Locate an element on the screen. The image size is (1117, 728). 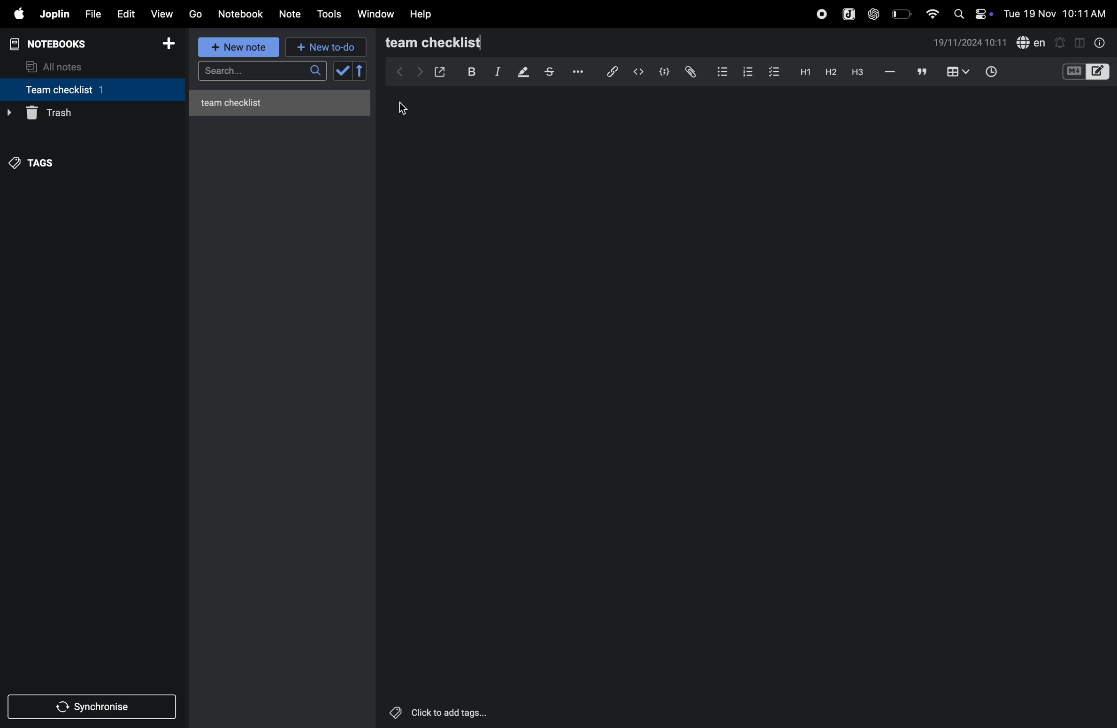
apple menu is located at coordinates (18, 15).